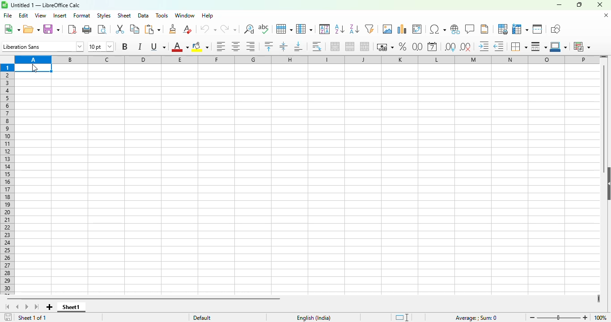 The image size is (611, 322). I want to click on window, so click(185, 15).